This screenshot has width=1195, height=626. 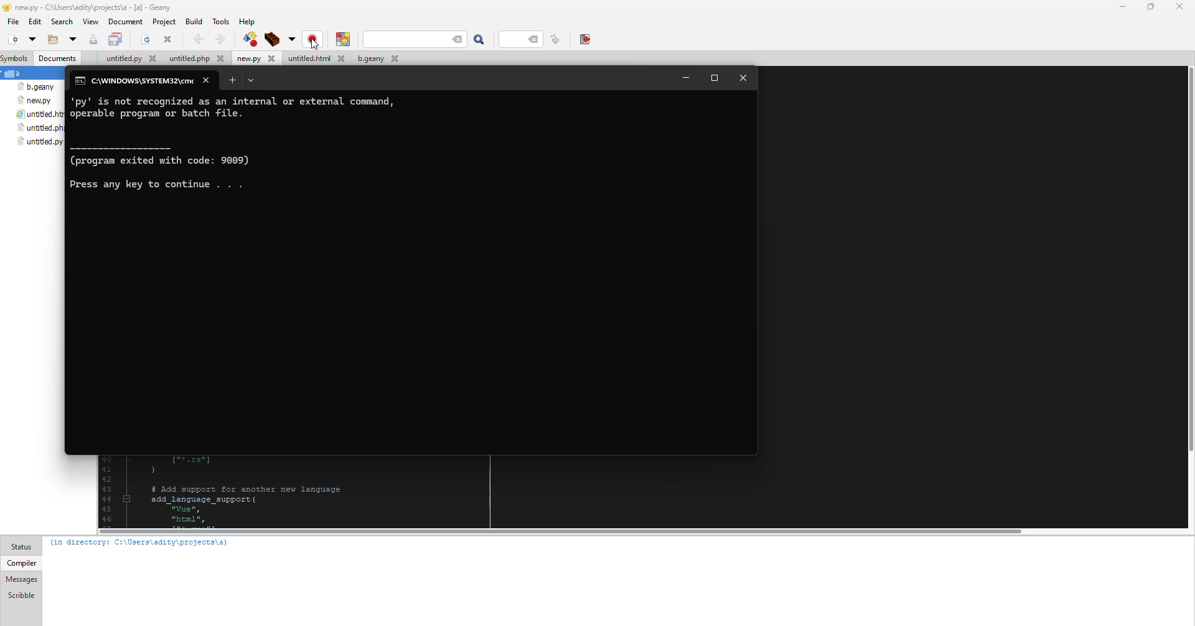 What do you see at coordinates (11, 39) in the screenshot?
I see `new` at bounding box center [11, 39].